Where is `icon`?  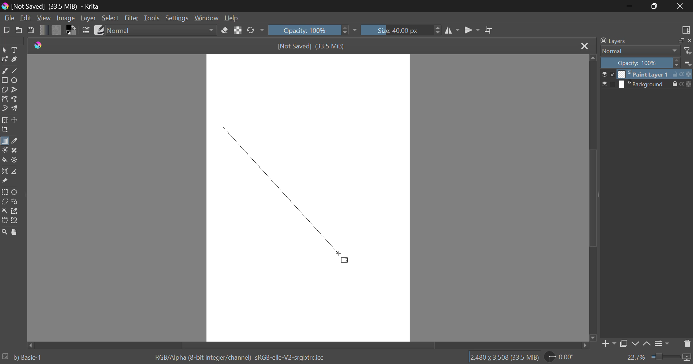
icon is located at coordinates (689, 84).